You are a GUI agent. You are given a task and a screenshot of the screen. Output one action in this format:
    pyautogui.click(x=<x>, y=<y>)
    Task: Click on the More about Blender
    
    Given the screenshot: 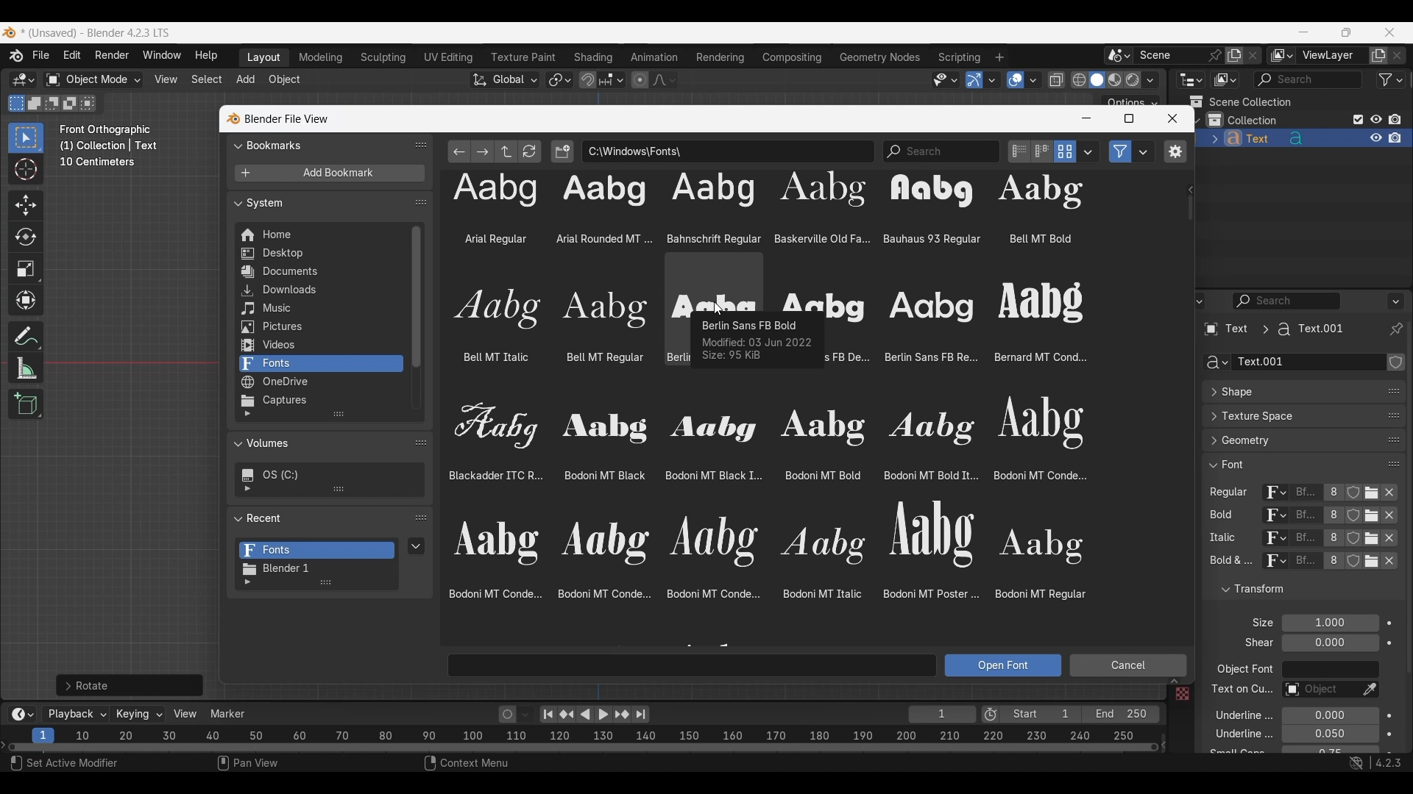 What is the action you would take?
    pyautogui.click(x=17, y=56)
    